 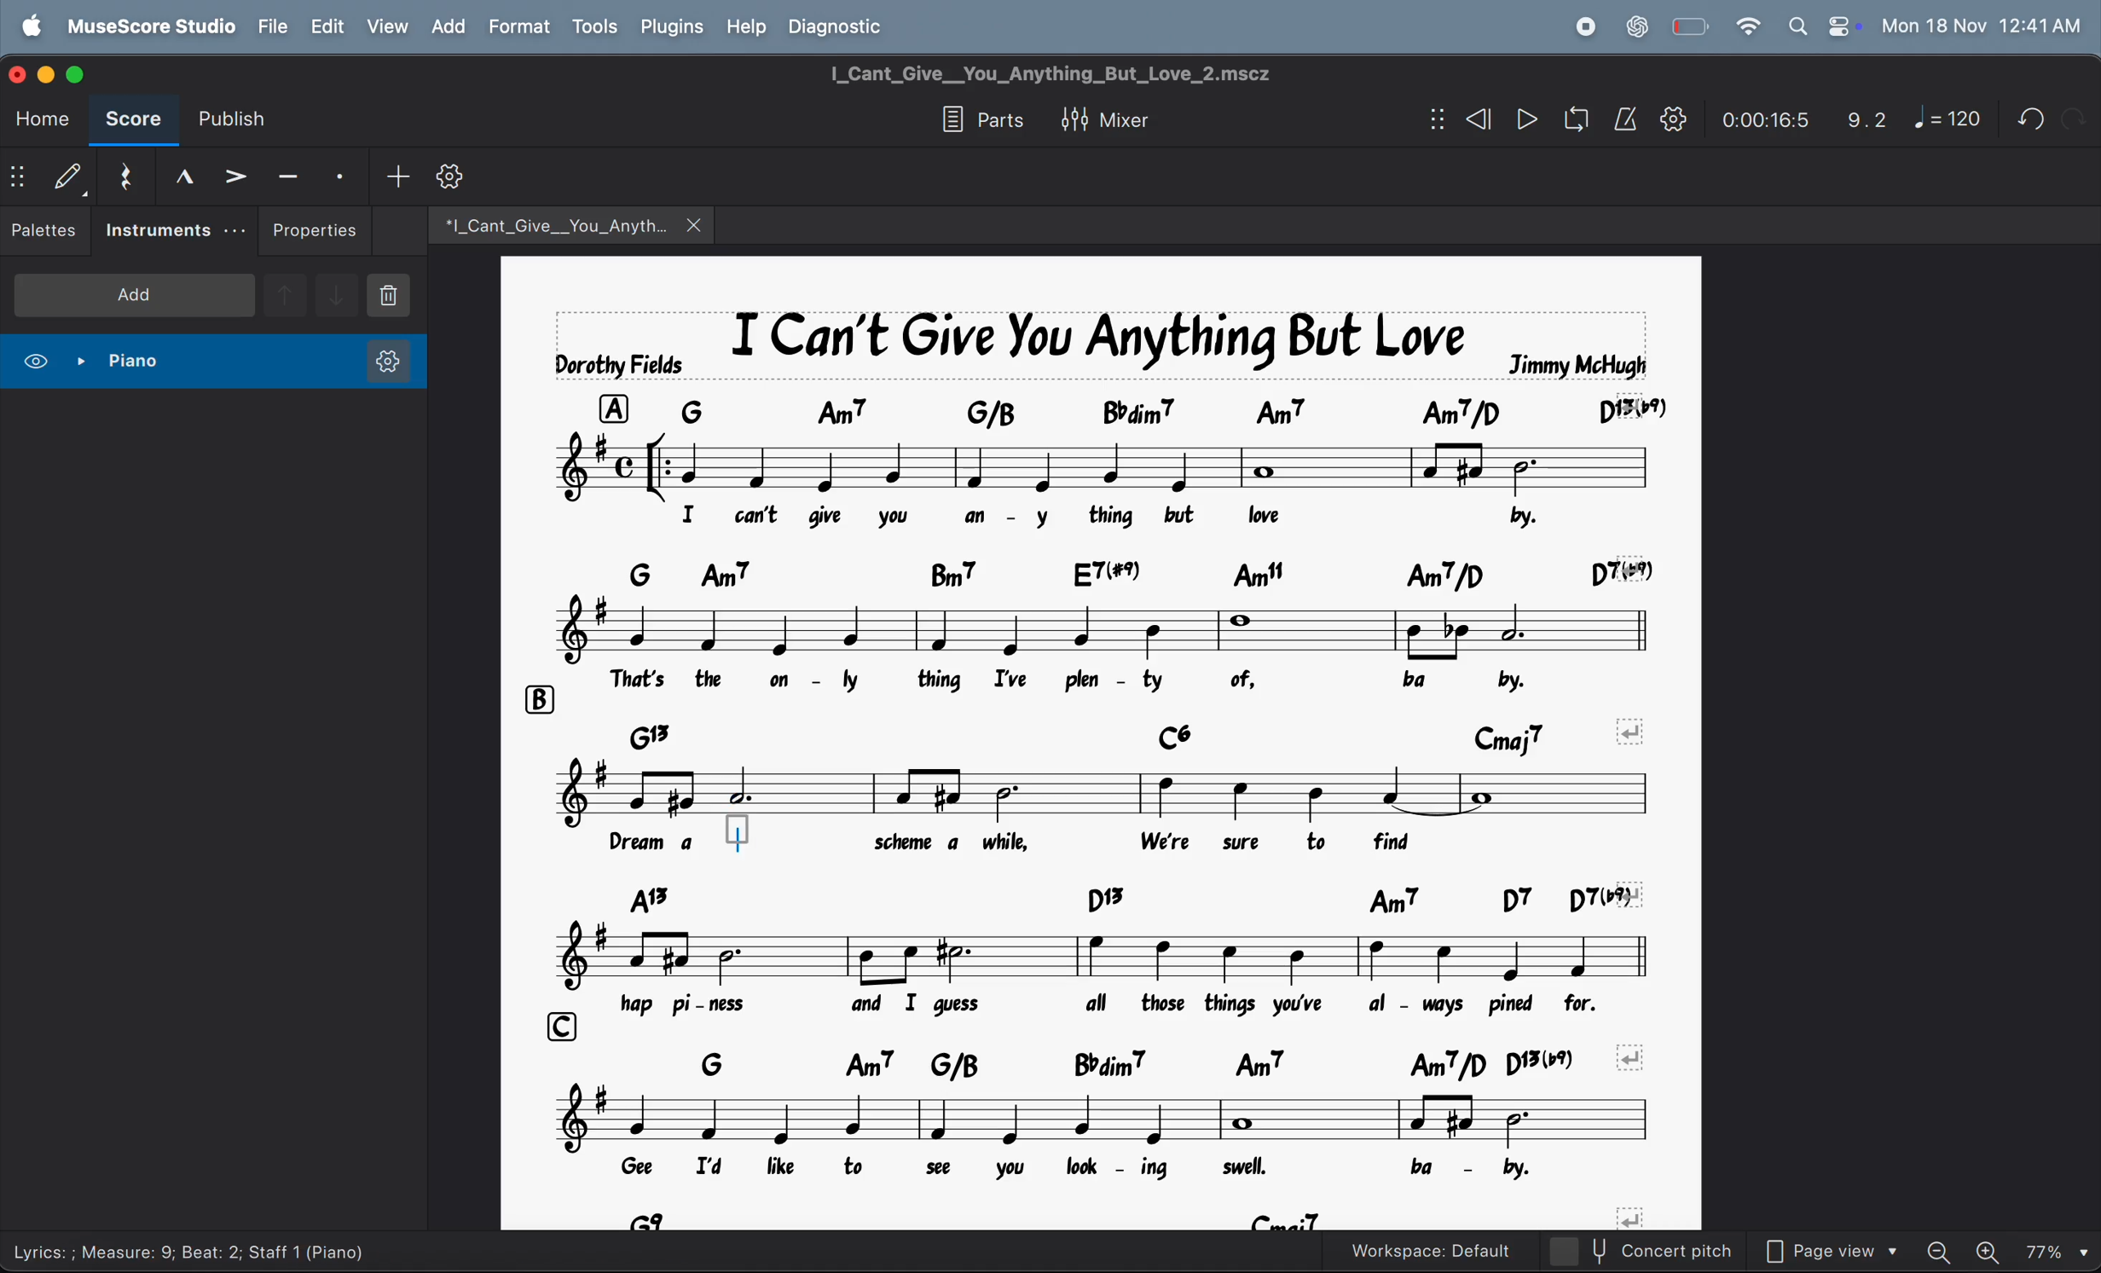 I want to click on concert pitch, so click(x=1646, y=1253).